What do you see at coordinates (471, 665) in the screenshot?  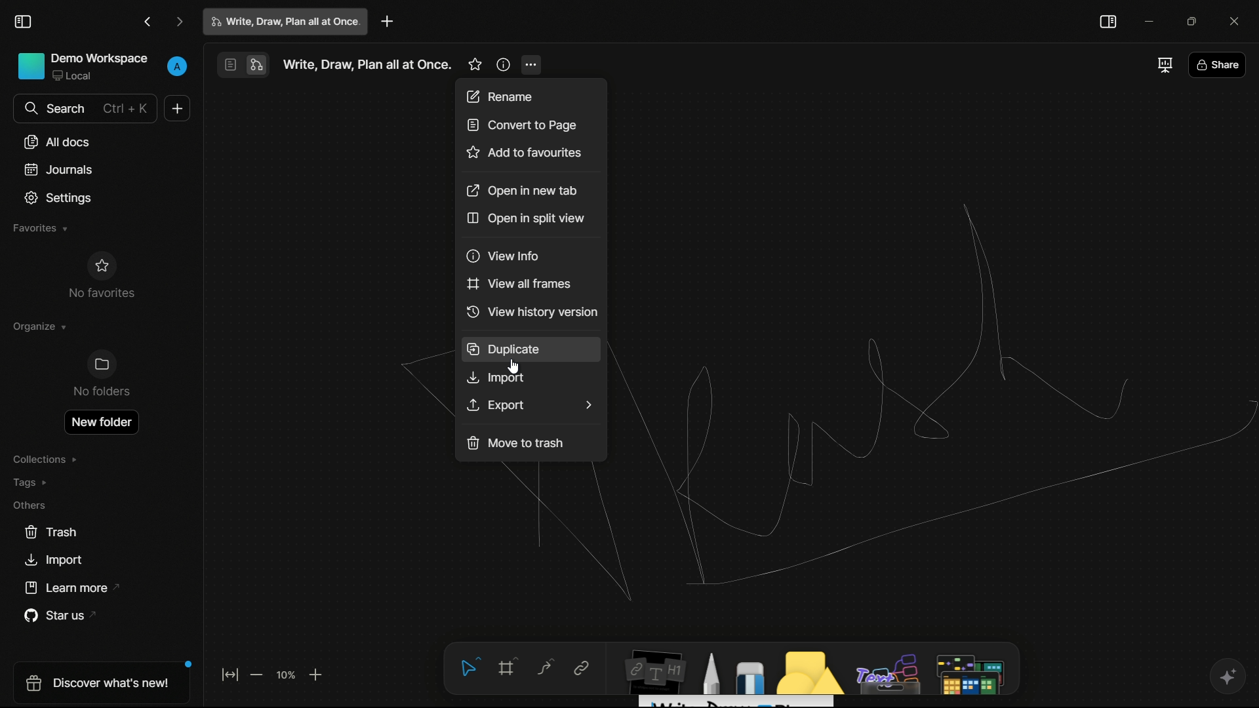 I see `select` at bounding box center [471, 665].